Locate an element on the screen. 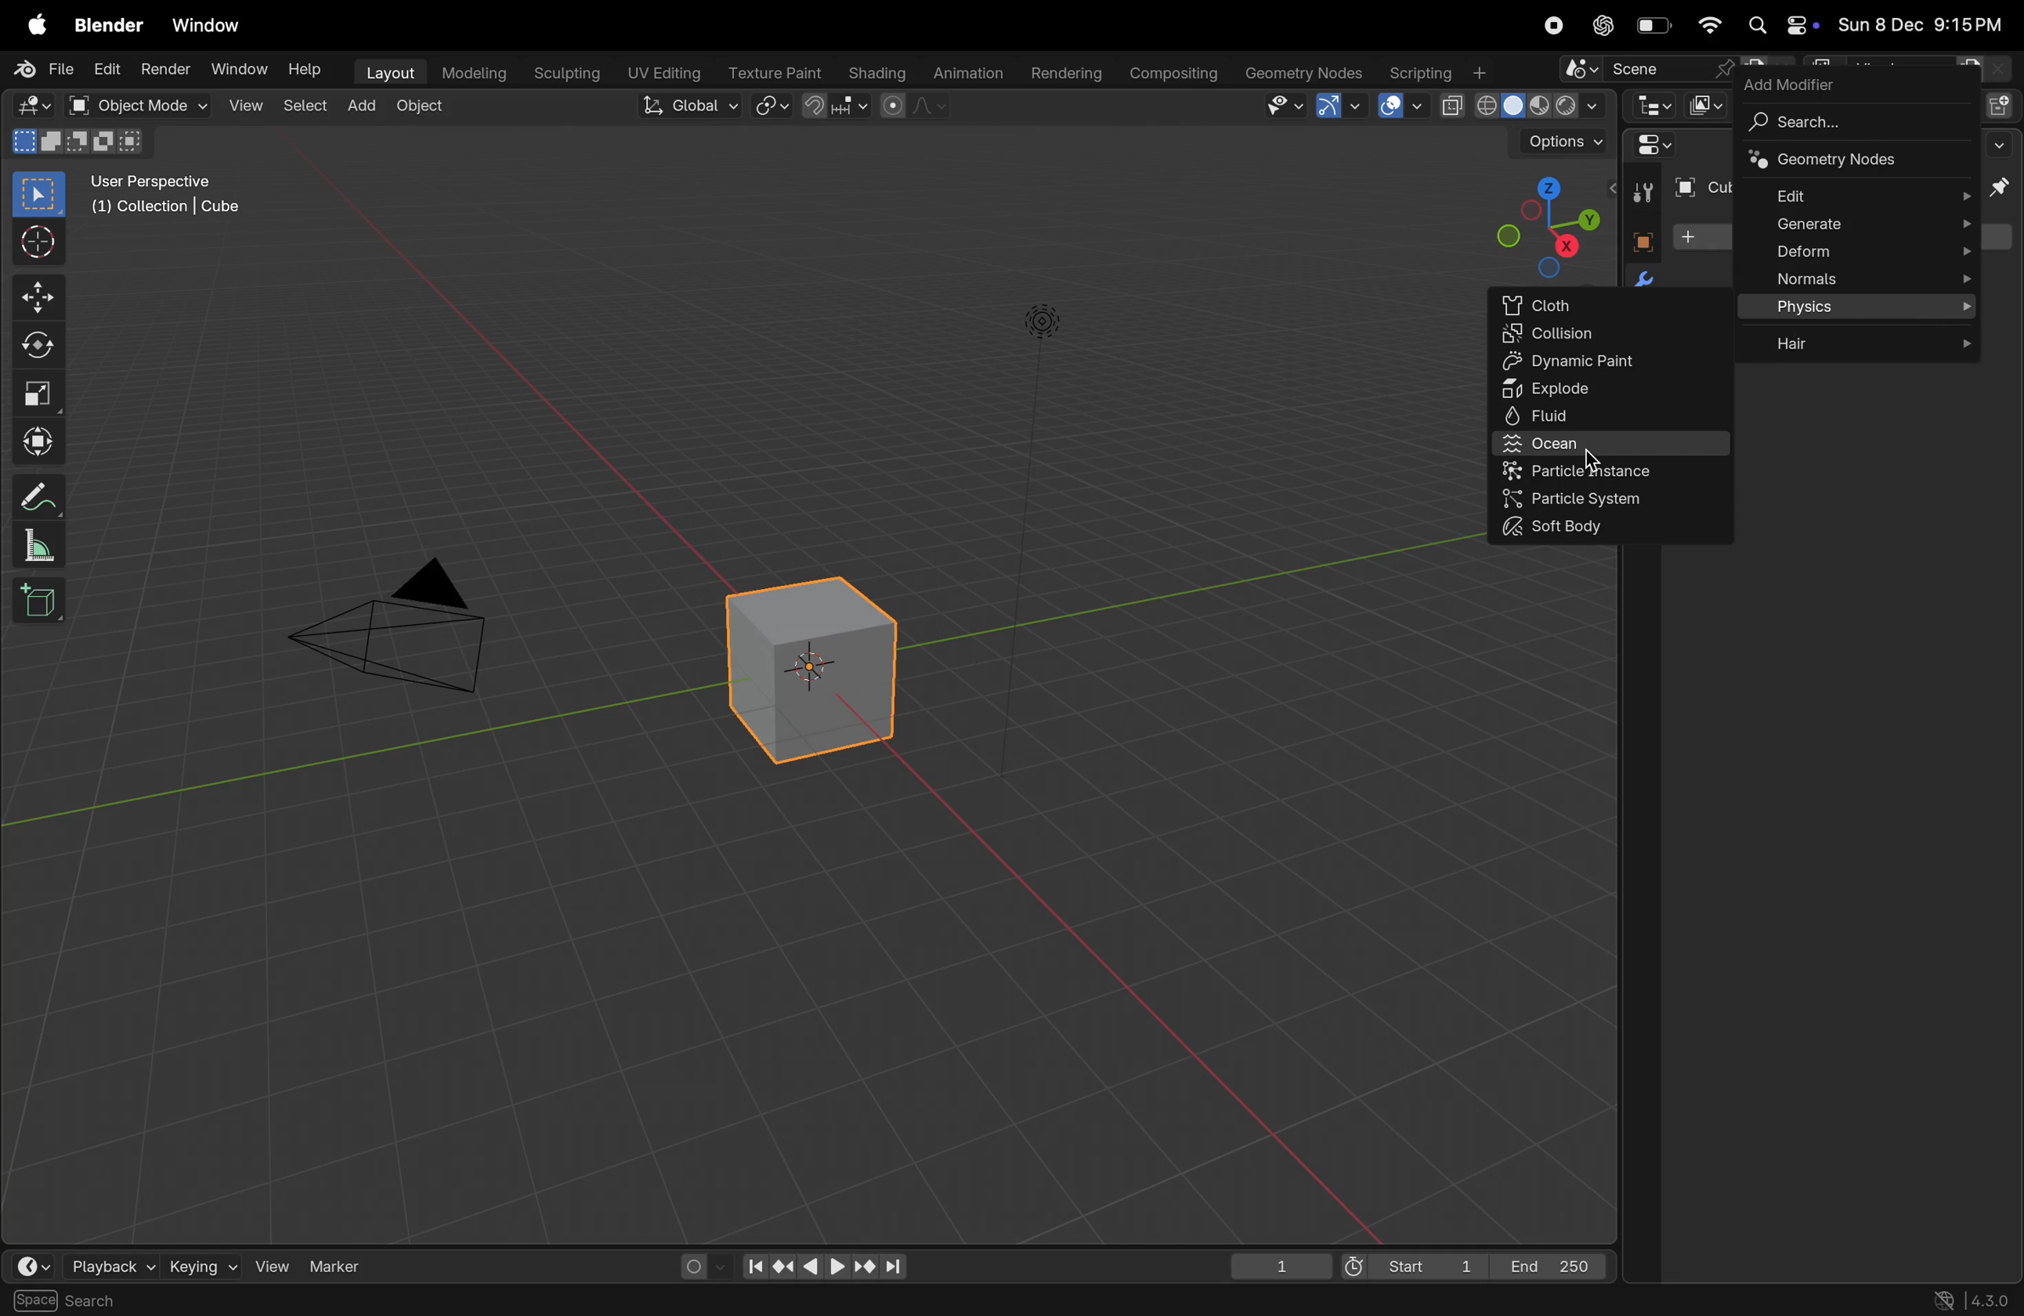 Image resolution: width=2024 pixels, height=1316 pixels. render is located at coordinates (163, 69).